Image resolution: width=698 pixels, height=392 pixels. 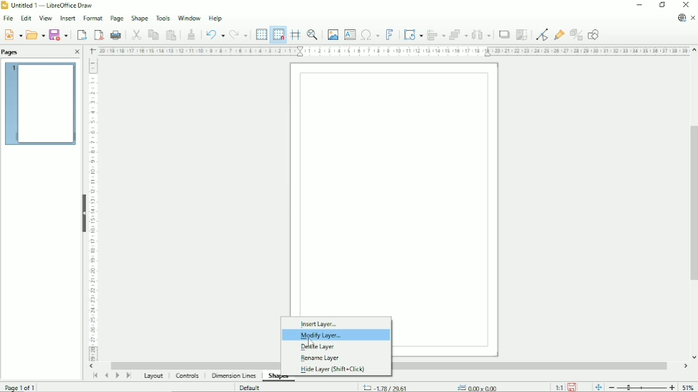 What do you see at coordinates (311, 33) in the screenshot?
I see `Zoom & pan` at bounding box center [311, 33].